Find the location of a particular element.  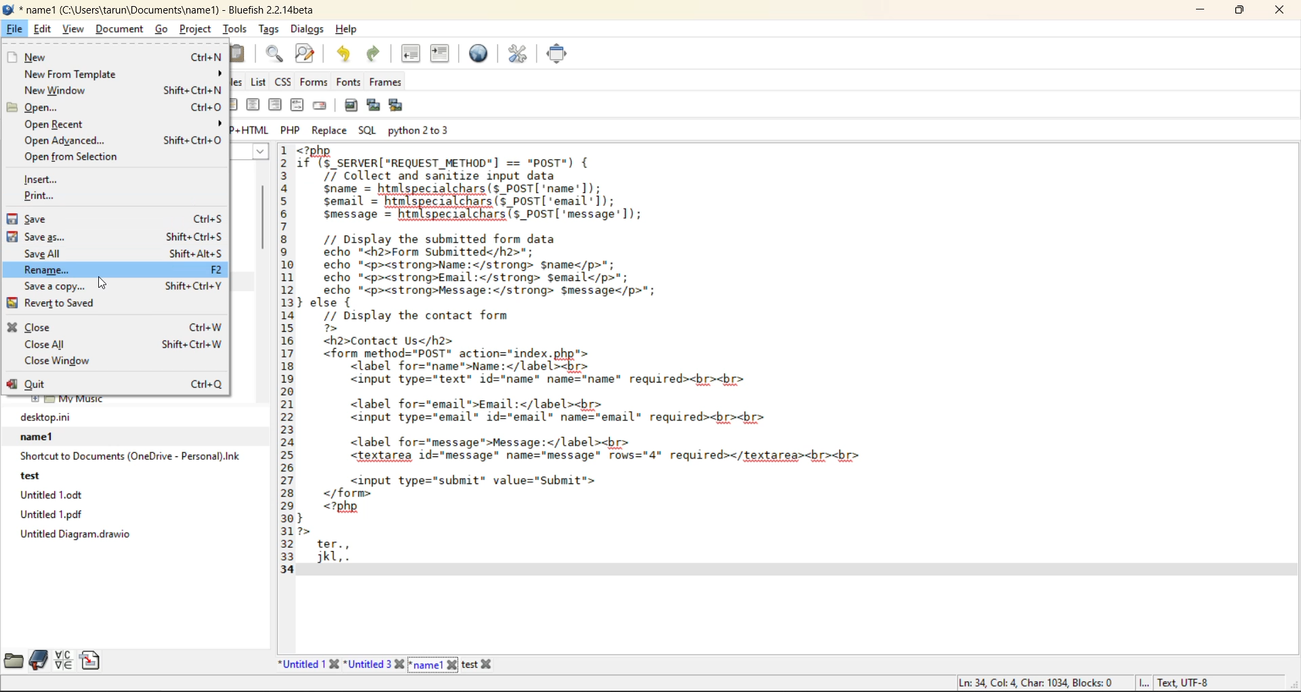

center is located at coordinates (251, 106).